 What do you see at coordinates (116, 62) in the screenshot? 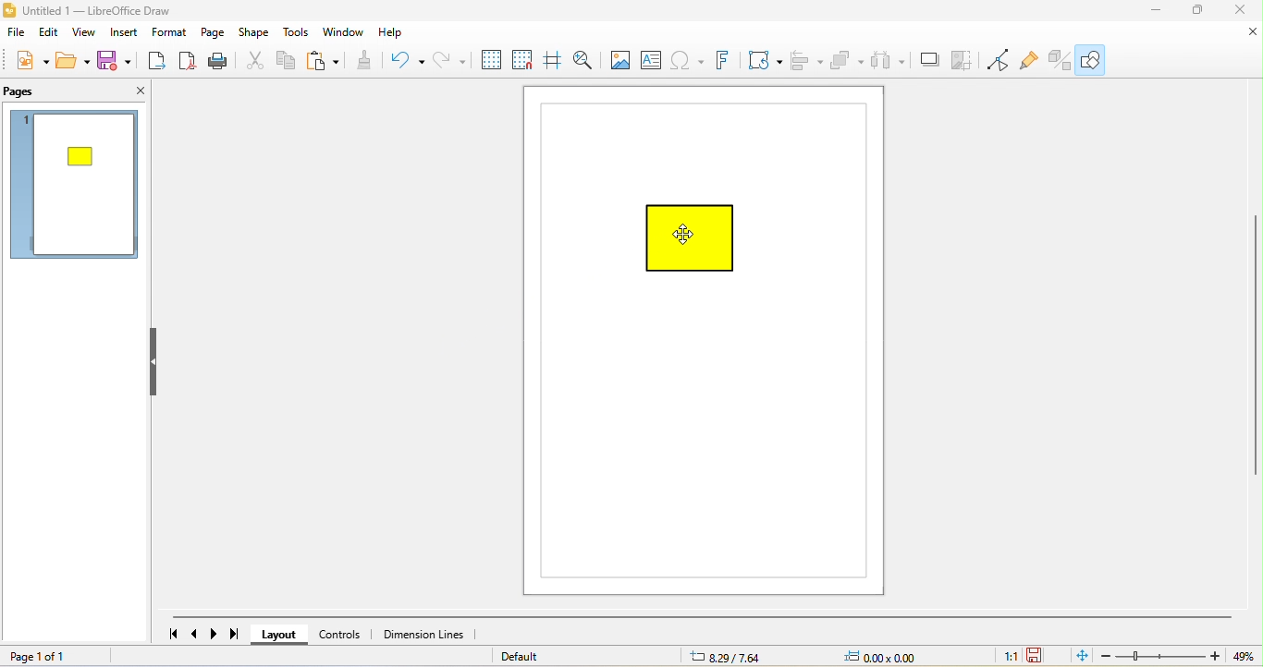
I see `save` at bounding box center [116, 62].